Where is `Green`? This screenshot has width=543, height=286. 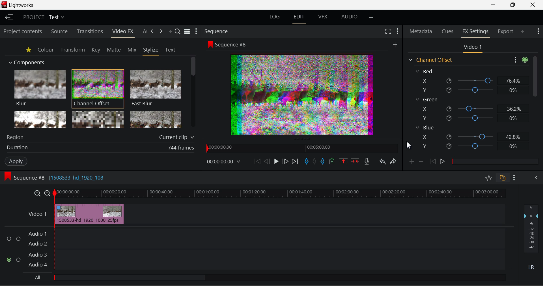
Green is located at coordinates (426, 99).